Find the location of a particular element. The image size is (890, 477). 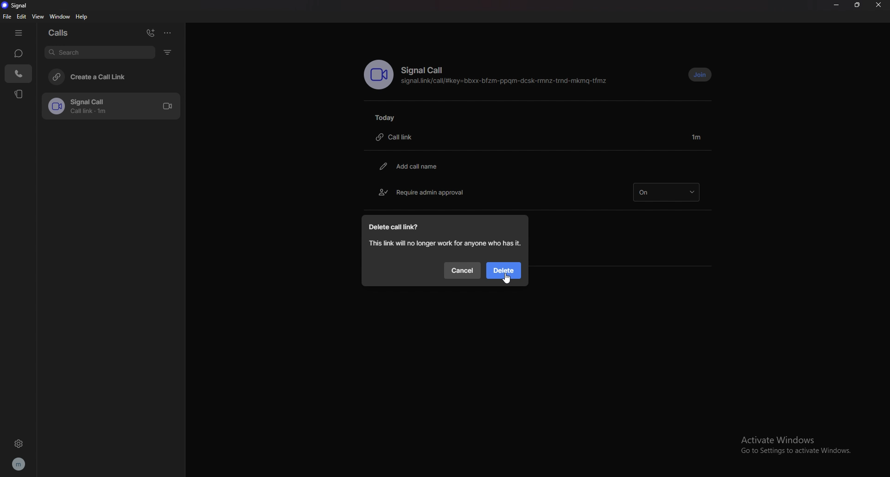

minimize is located at coordinates (837, 4).